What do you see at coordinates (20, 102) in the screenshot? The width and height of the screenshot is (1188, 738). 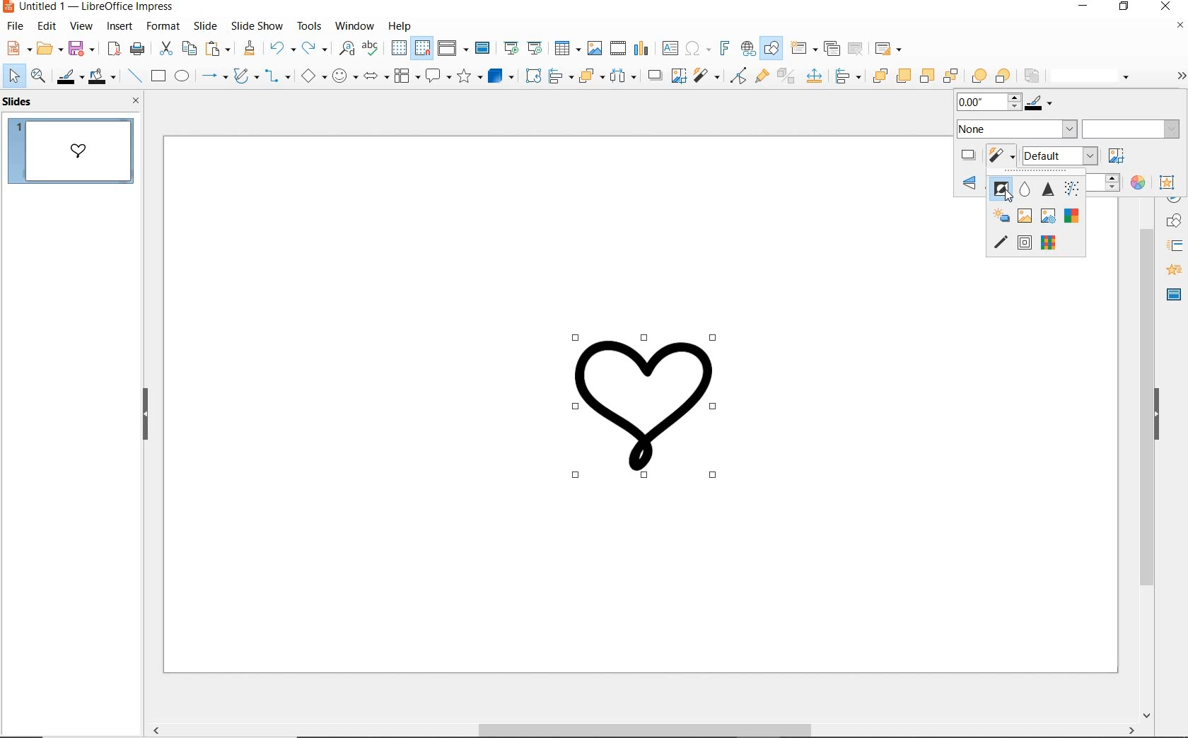 I see `SLIDES` at bounding box center [20, 102].